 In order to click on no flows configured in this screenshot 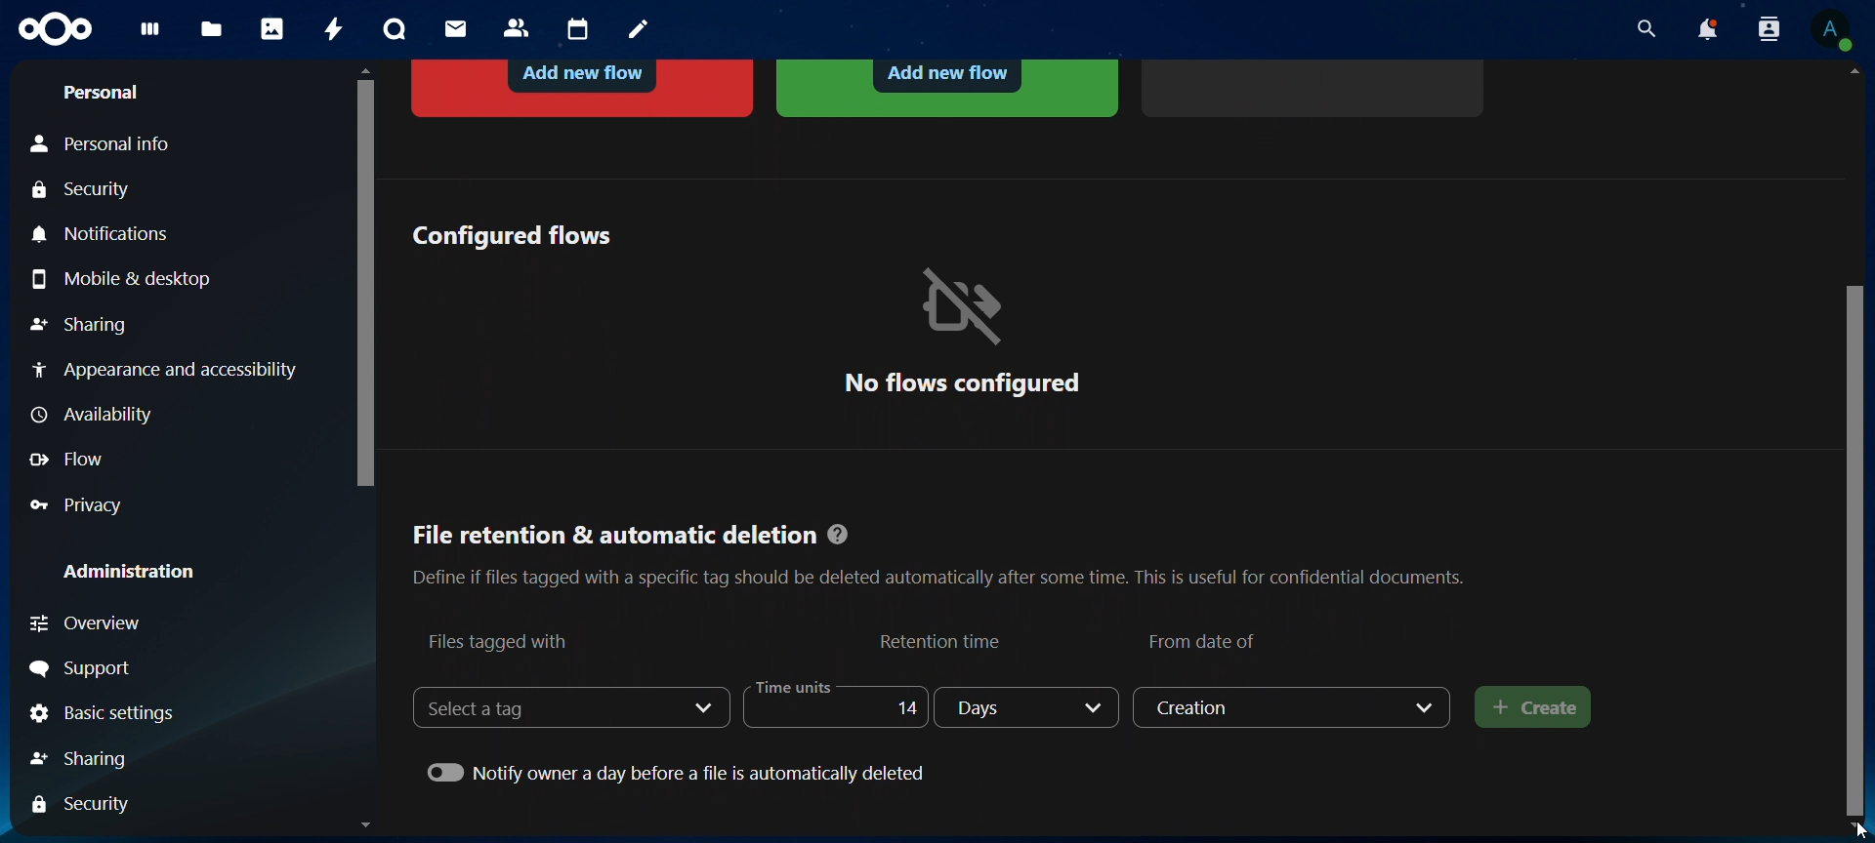, I will do `click(962, 331)`.